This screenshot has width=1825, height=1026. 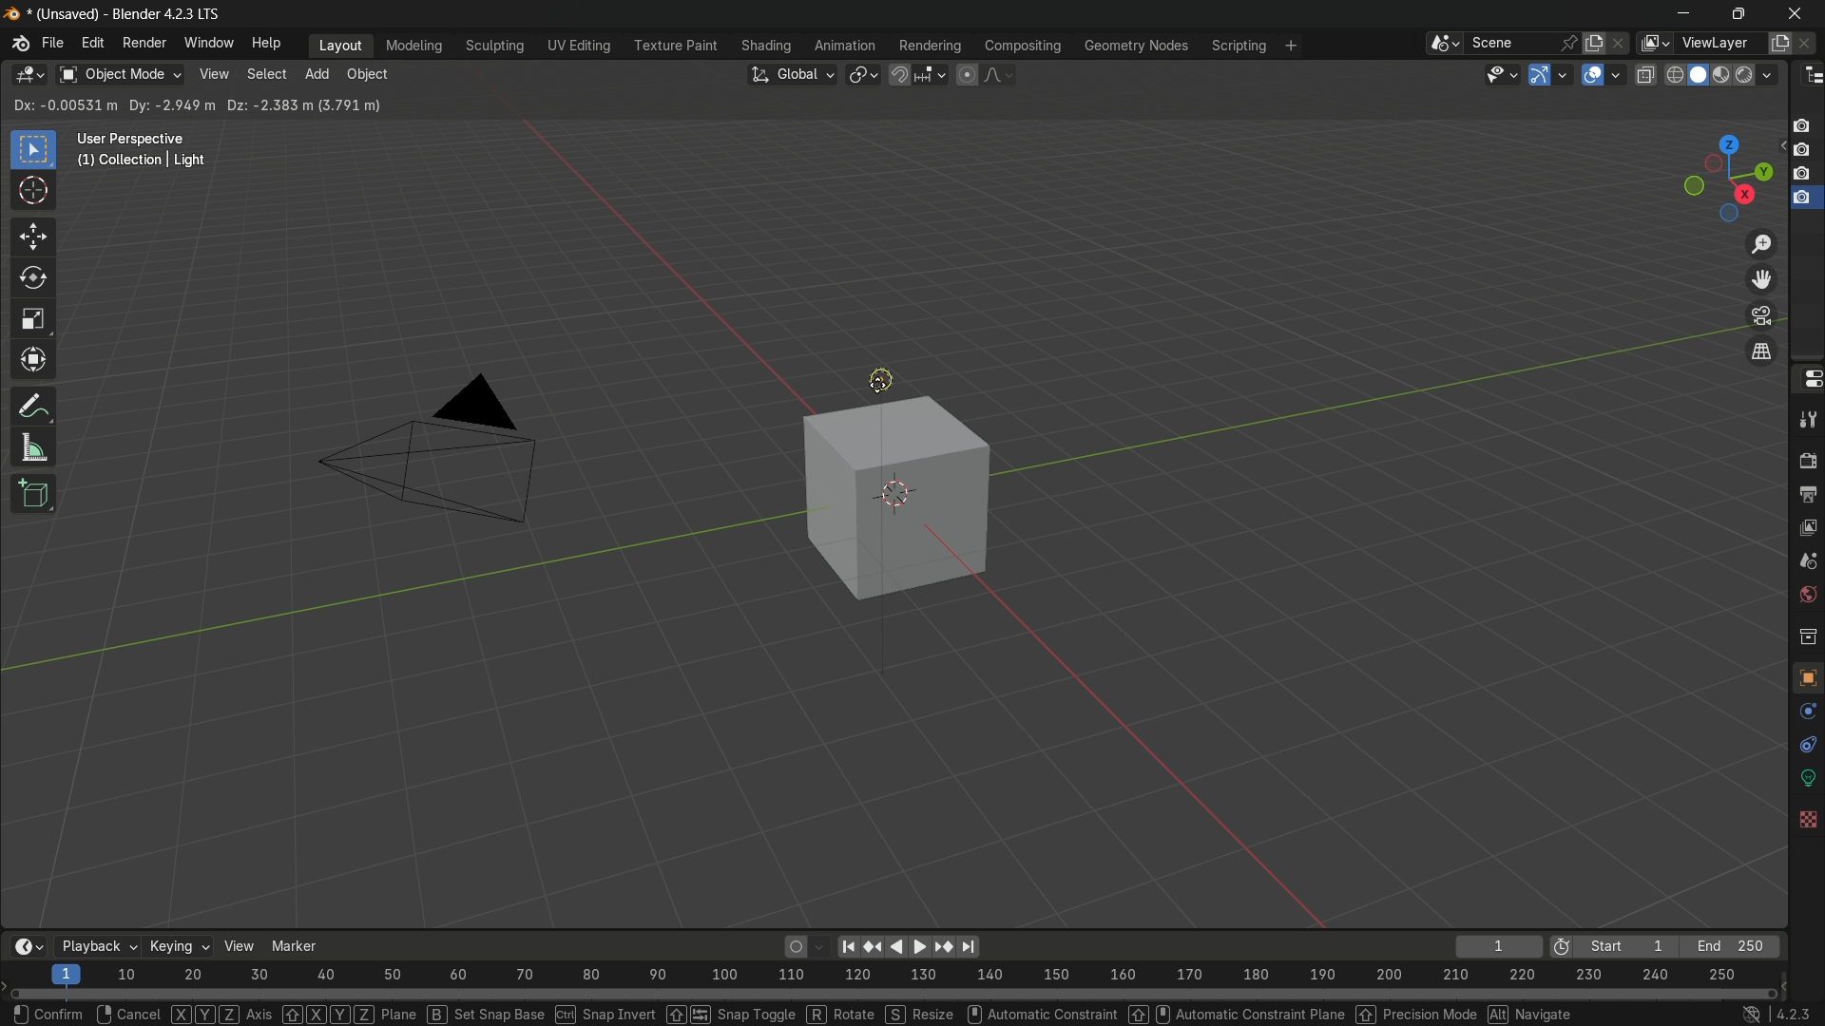 I want to click on edit menu, so click(x=91, y=44).